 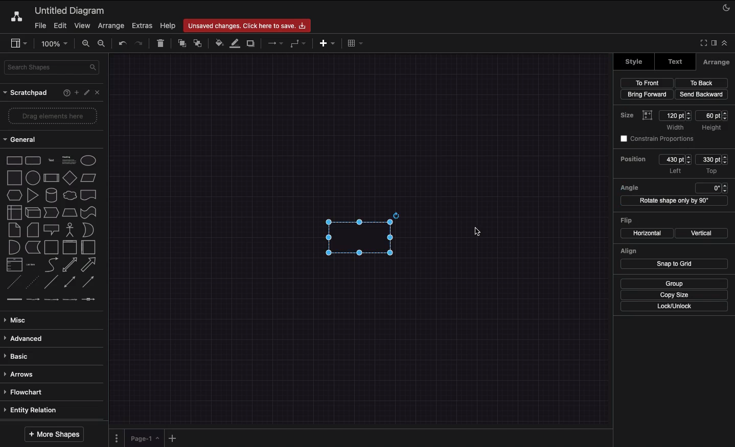 I want to click on Arrange, so click(x=716, y=62).